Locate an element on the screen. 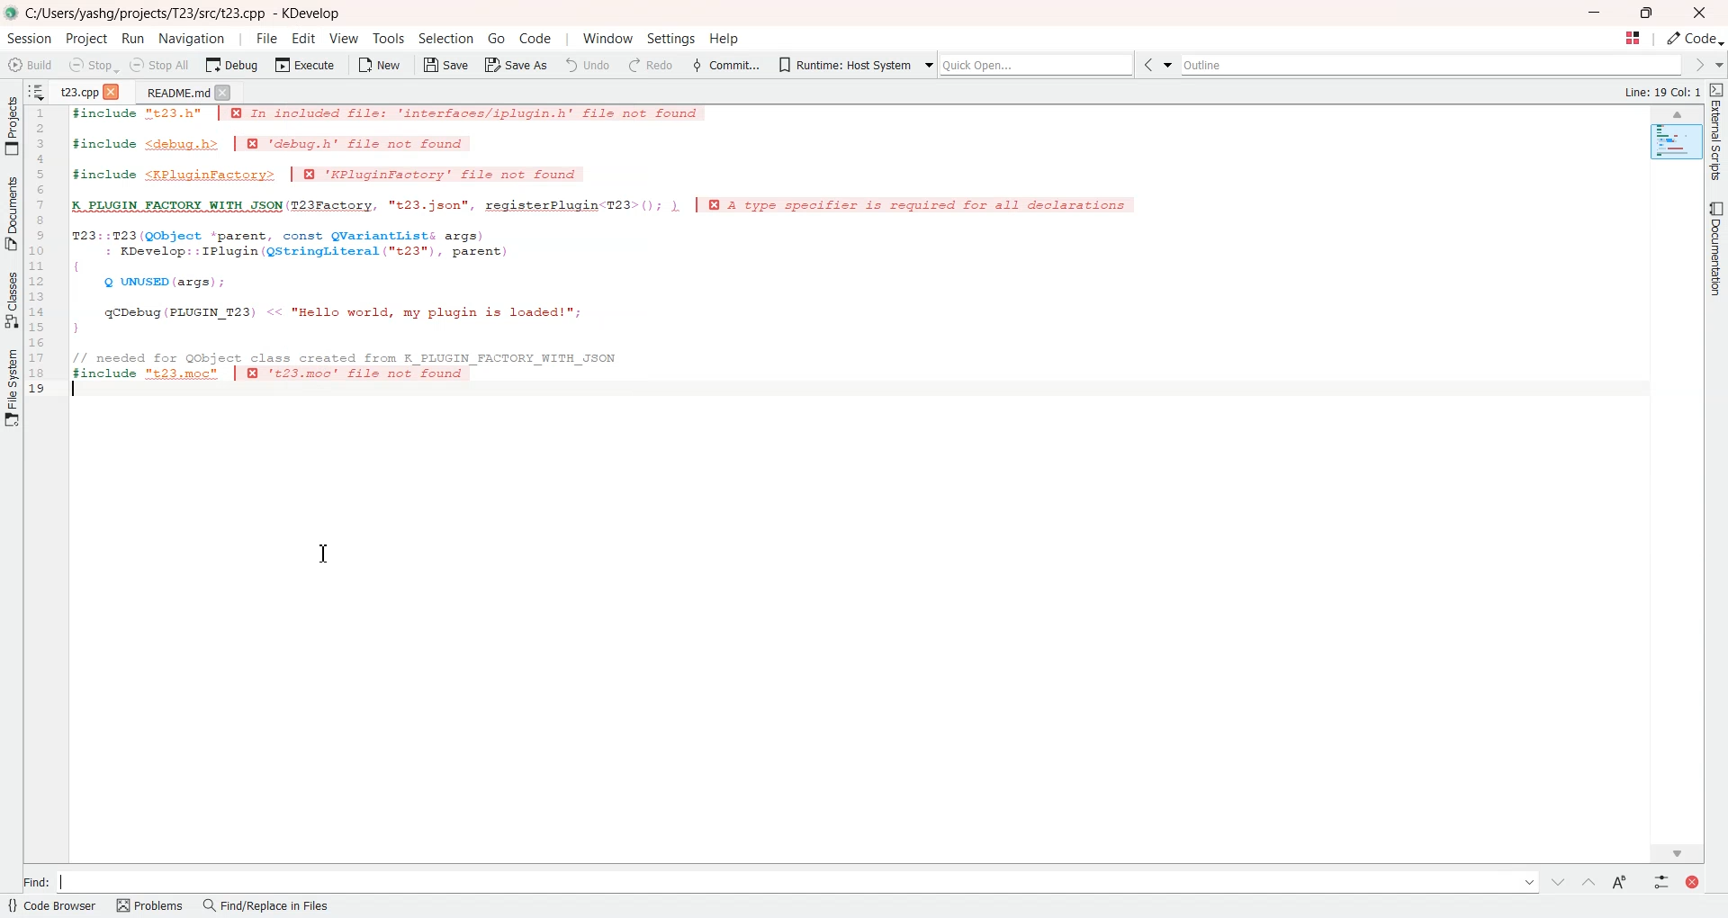 The width and height of the screenshot is (1728, 918). Jump to previous Match is located at coordinates (1588, 881).